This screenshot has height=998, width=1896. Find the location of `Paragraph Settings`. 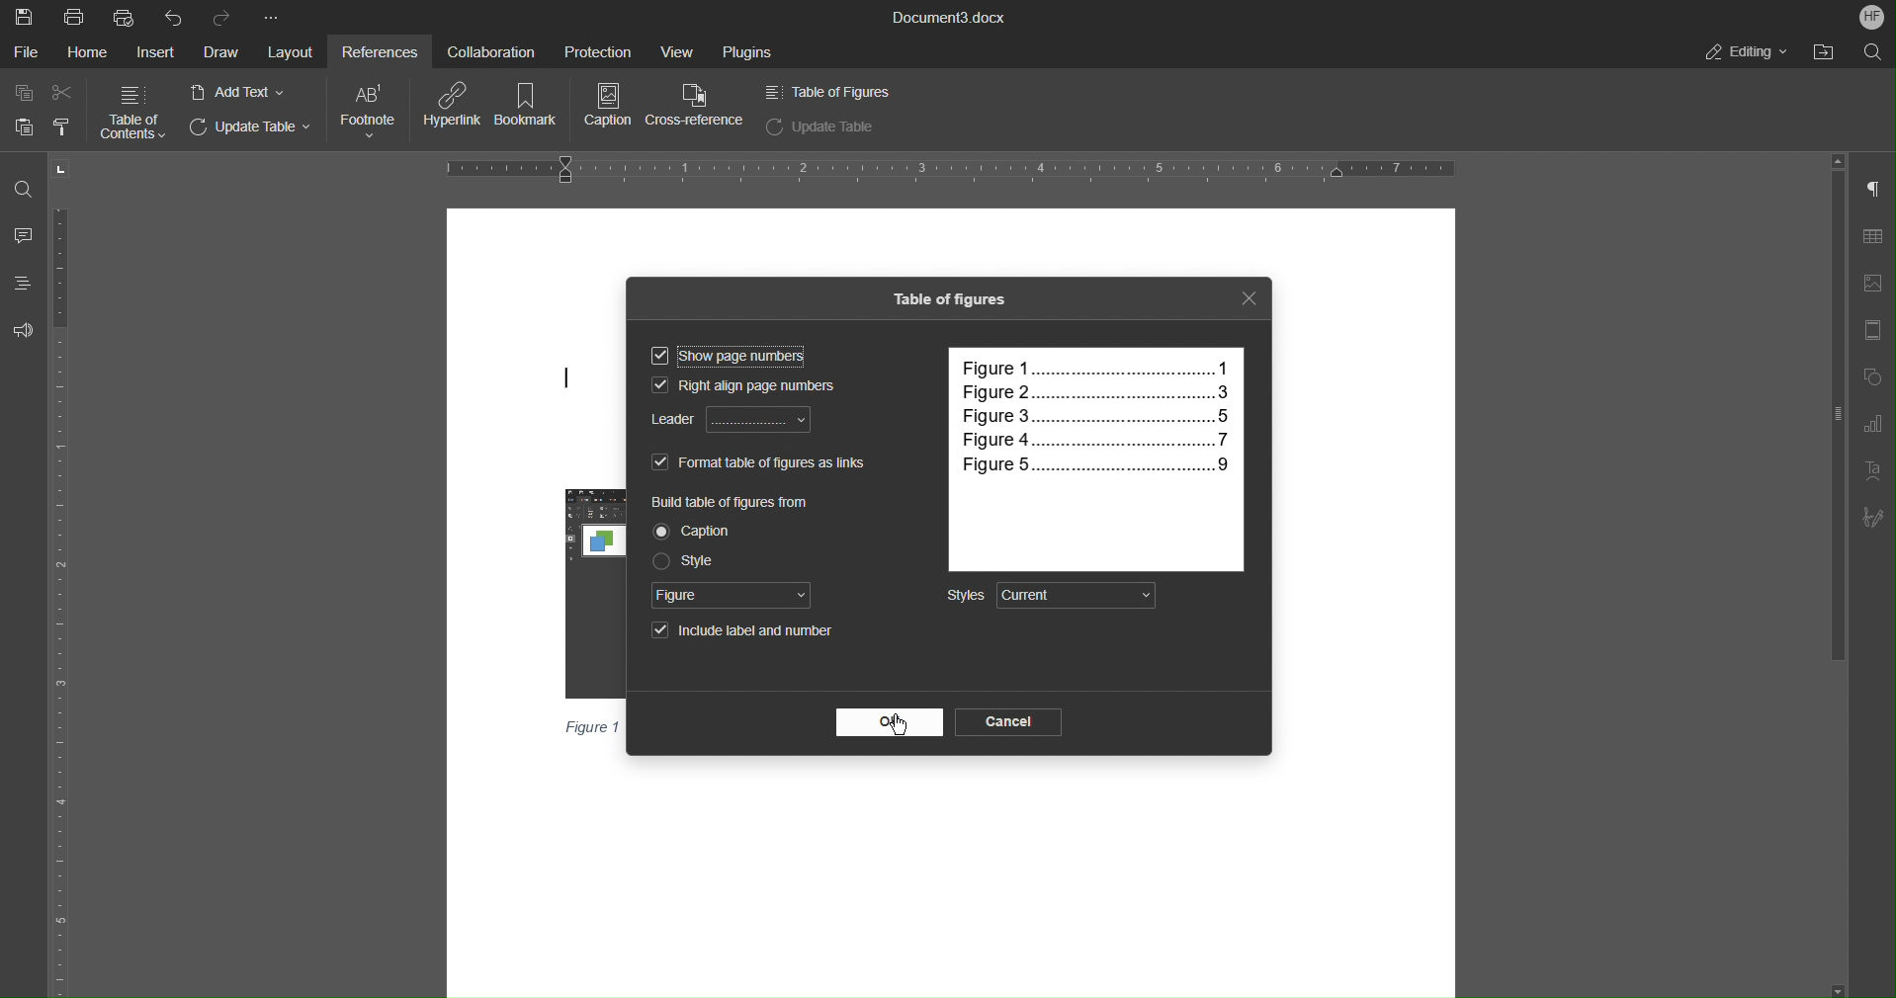

Paragraph Settings is located at coordinates (1873, 192).